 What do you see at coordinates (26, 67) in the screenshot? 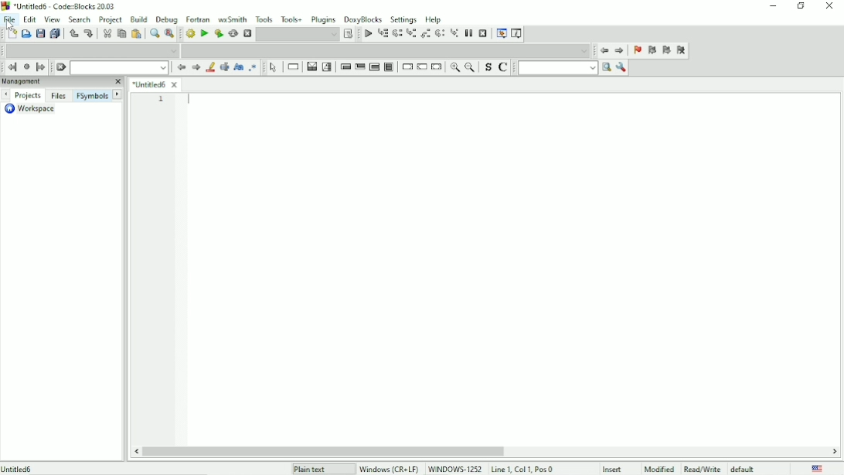
I see `Last jump` at bounding box center [26, 67].